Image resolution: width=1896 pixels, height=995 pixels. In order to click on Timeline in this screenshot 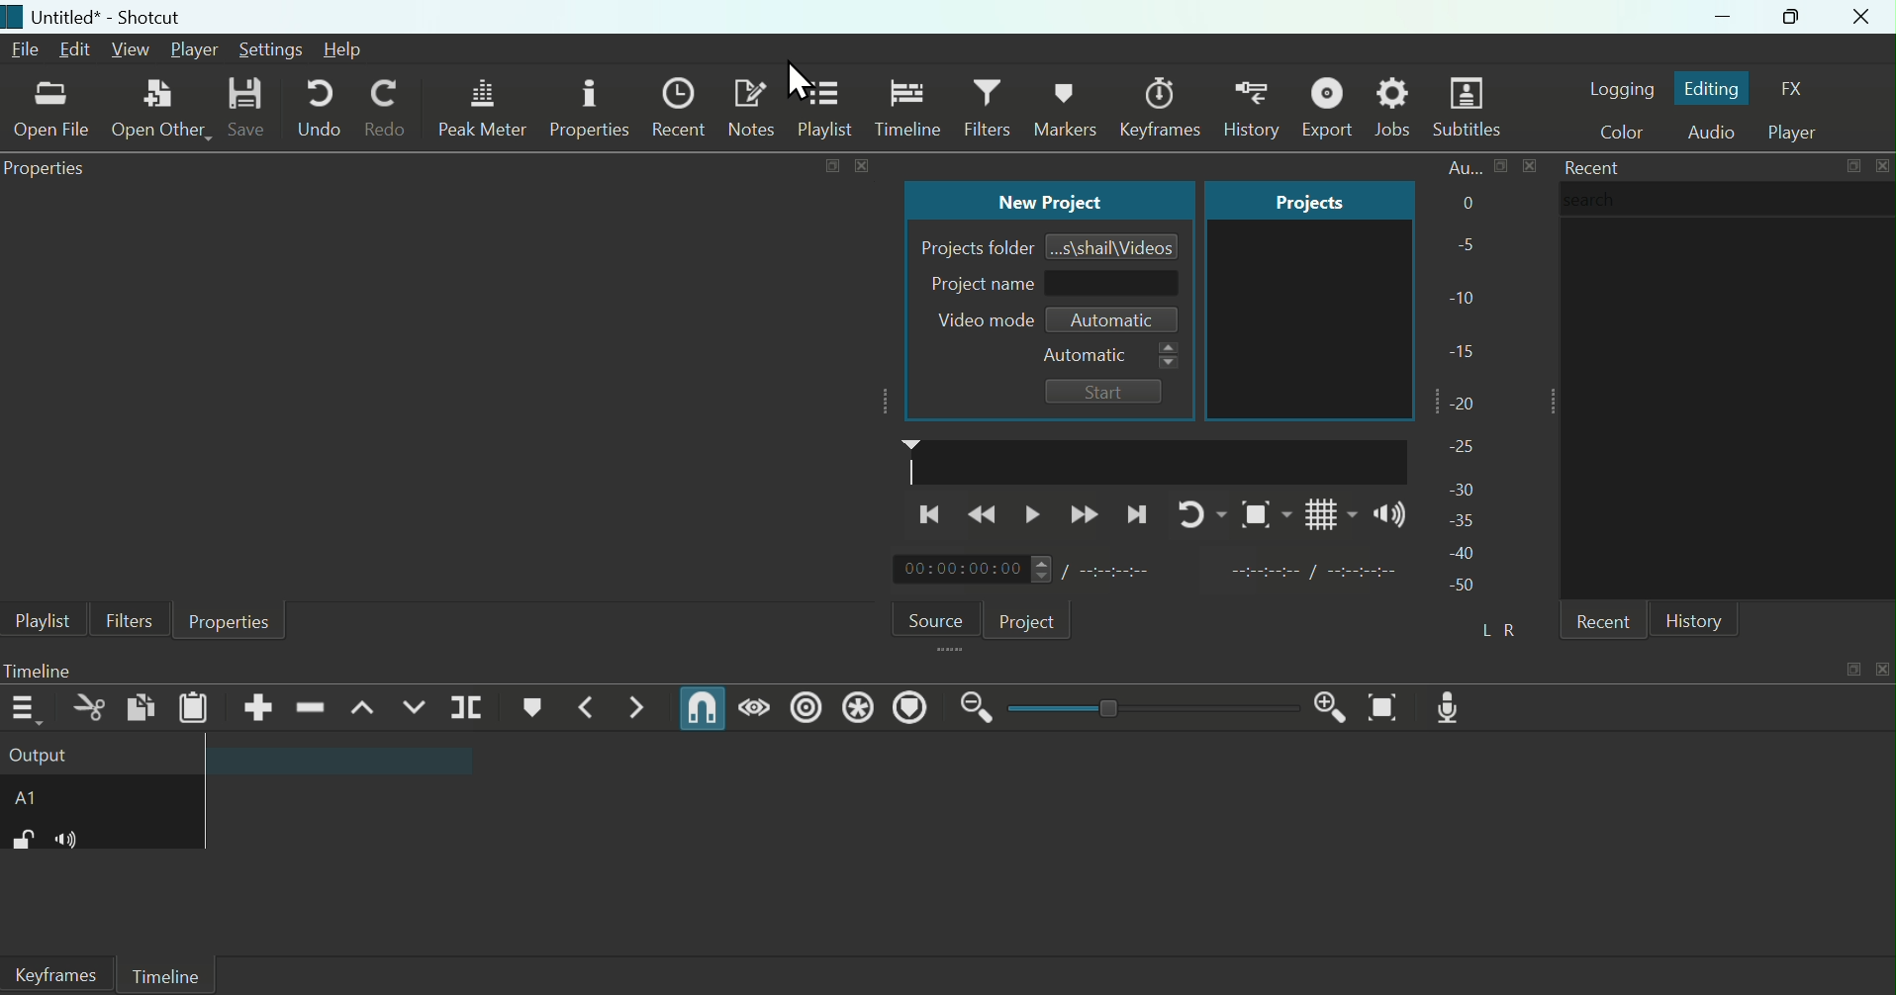, I will do `click(63, 670)`.